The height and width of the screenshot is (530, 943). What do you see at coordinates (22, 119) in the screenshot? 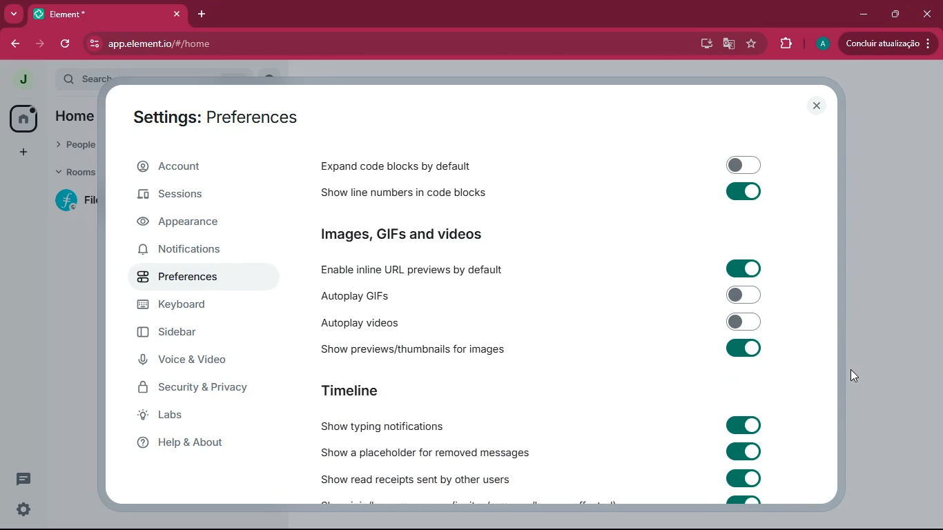
I see `home` at bounding box center [22, 119].